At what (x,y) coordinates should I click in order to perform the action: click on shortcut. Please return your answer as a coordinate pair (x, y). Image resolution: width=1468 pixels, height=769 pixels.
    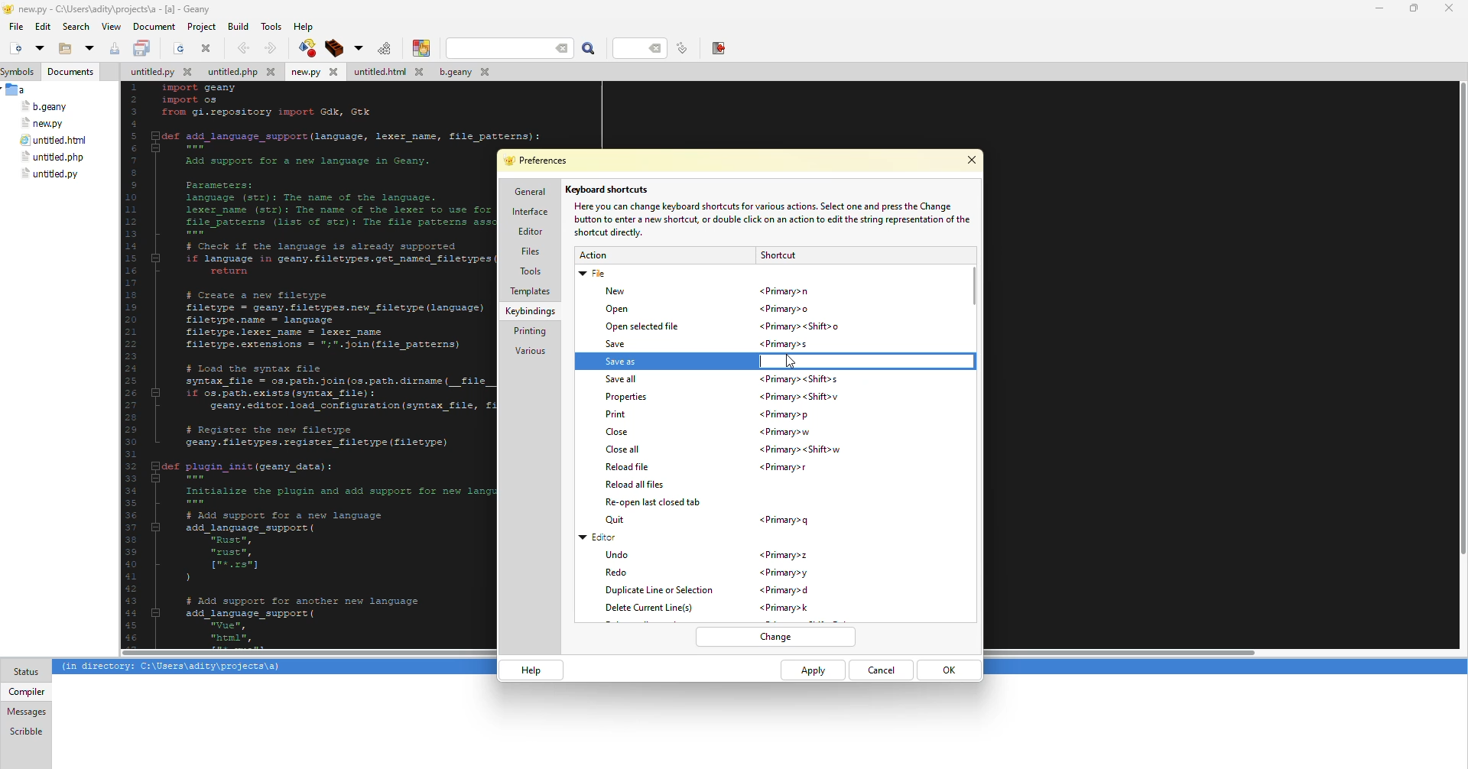
    Looking at the image, I should click on (784, 290).